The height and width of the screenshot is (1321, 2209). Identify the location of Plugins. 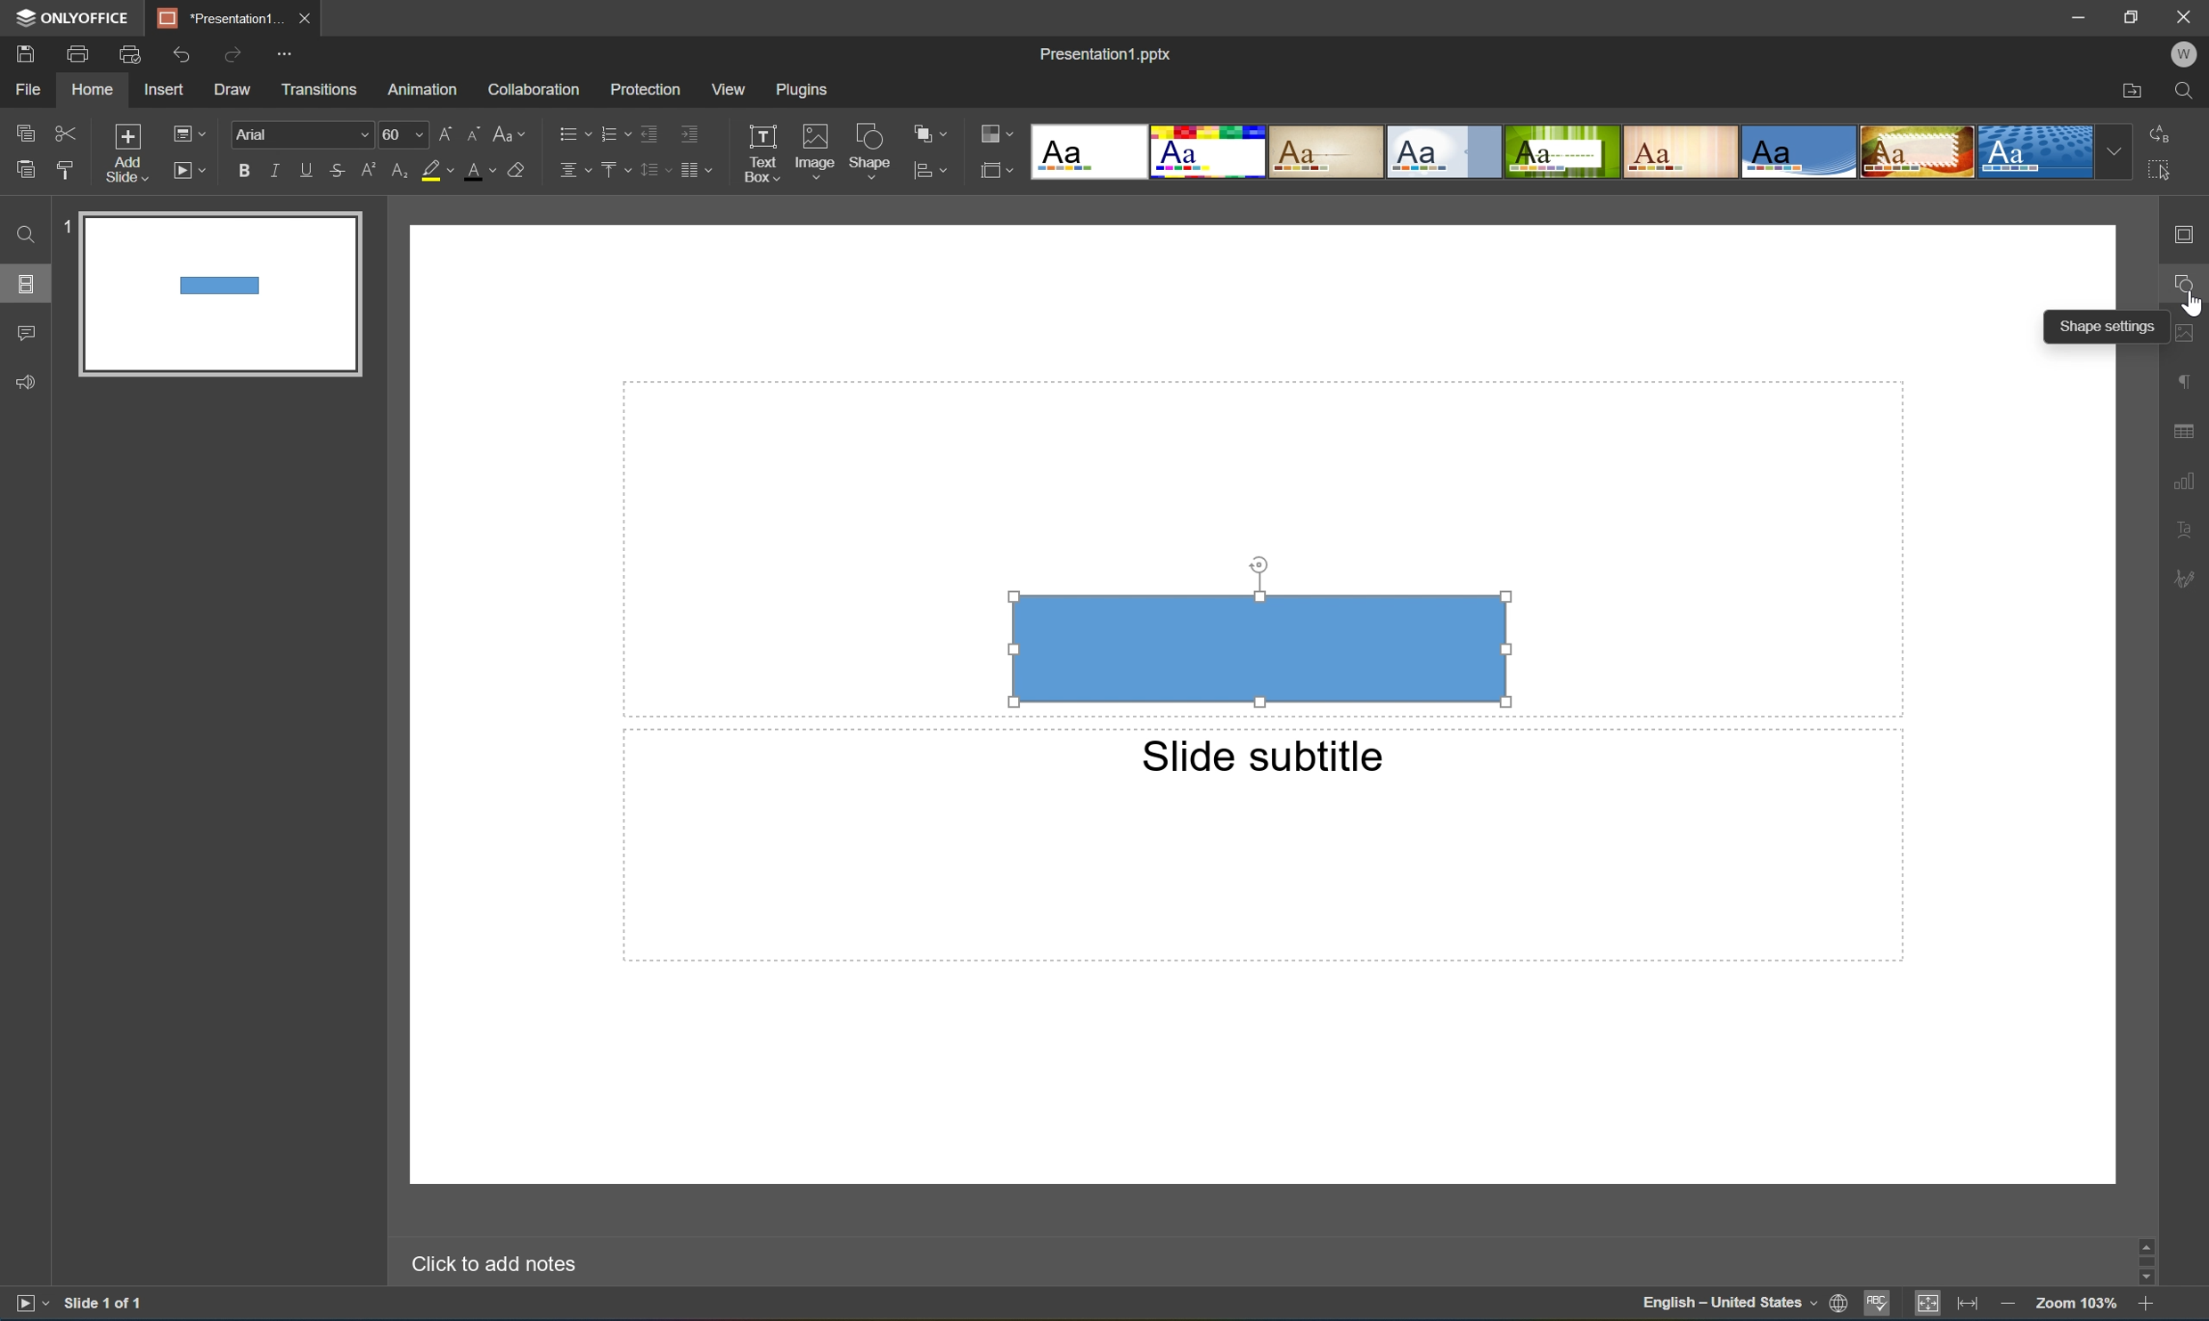
(800, 90).